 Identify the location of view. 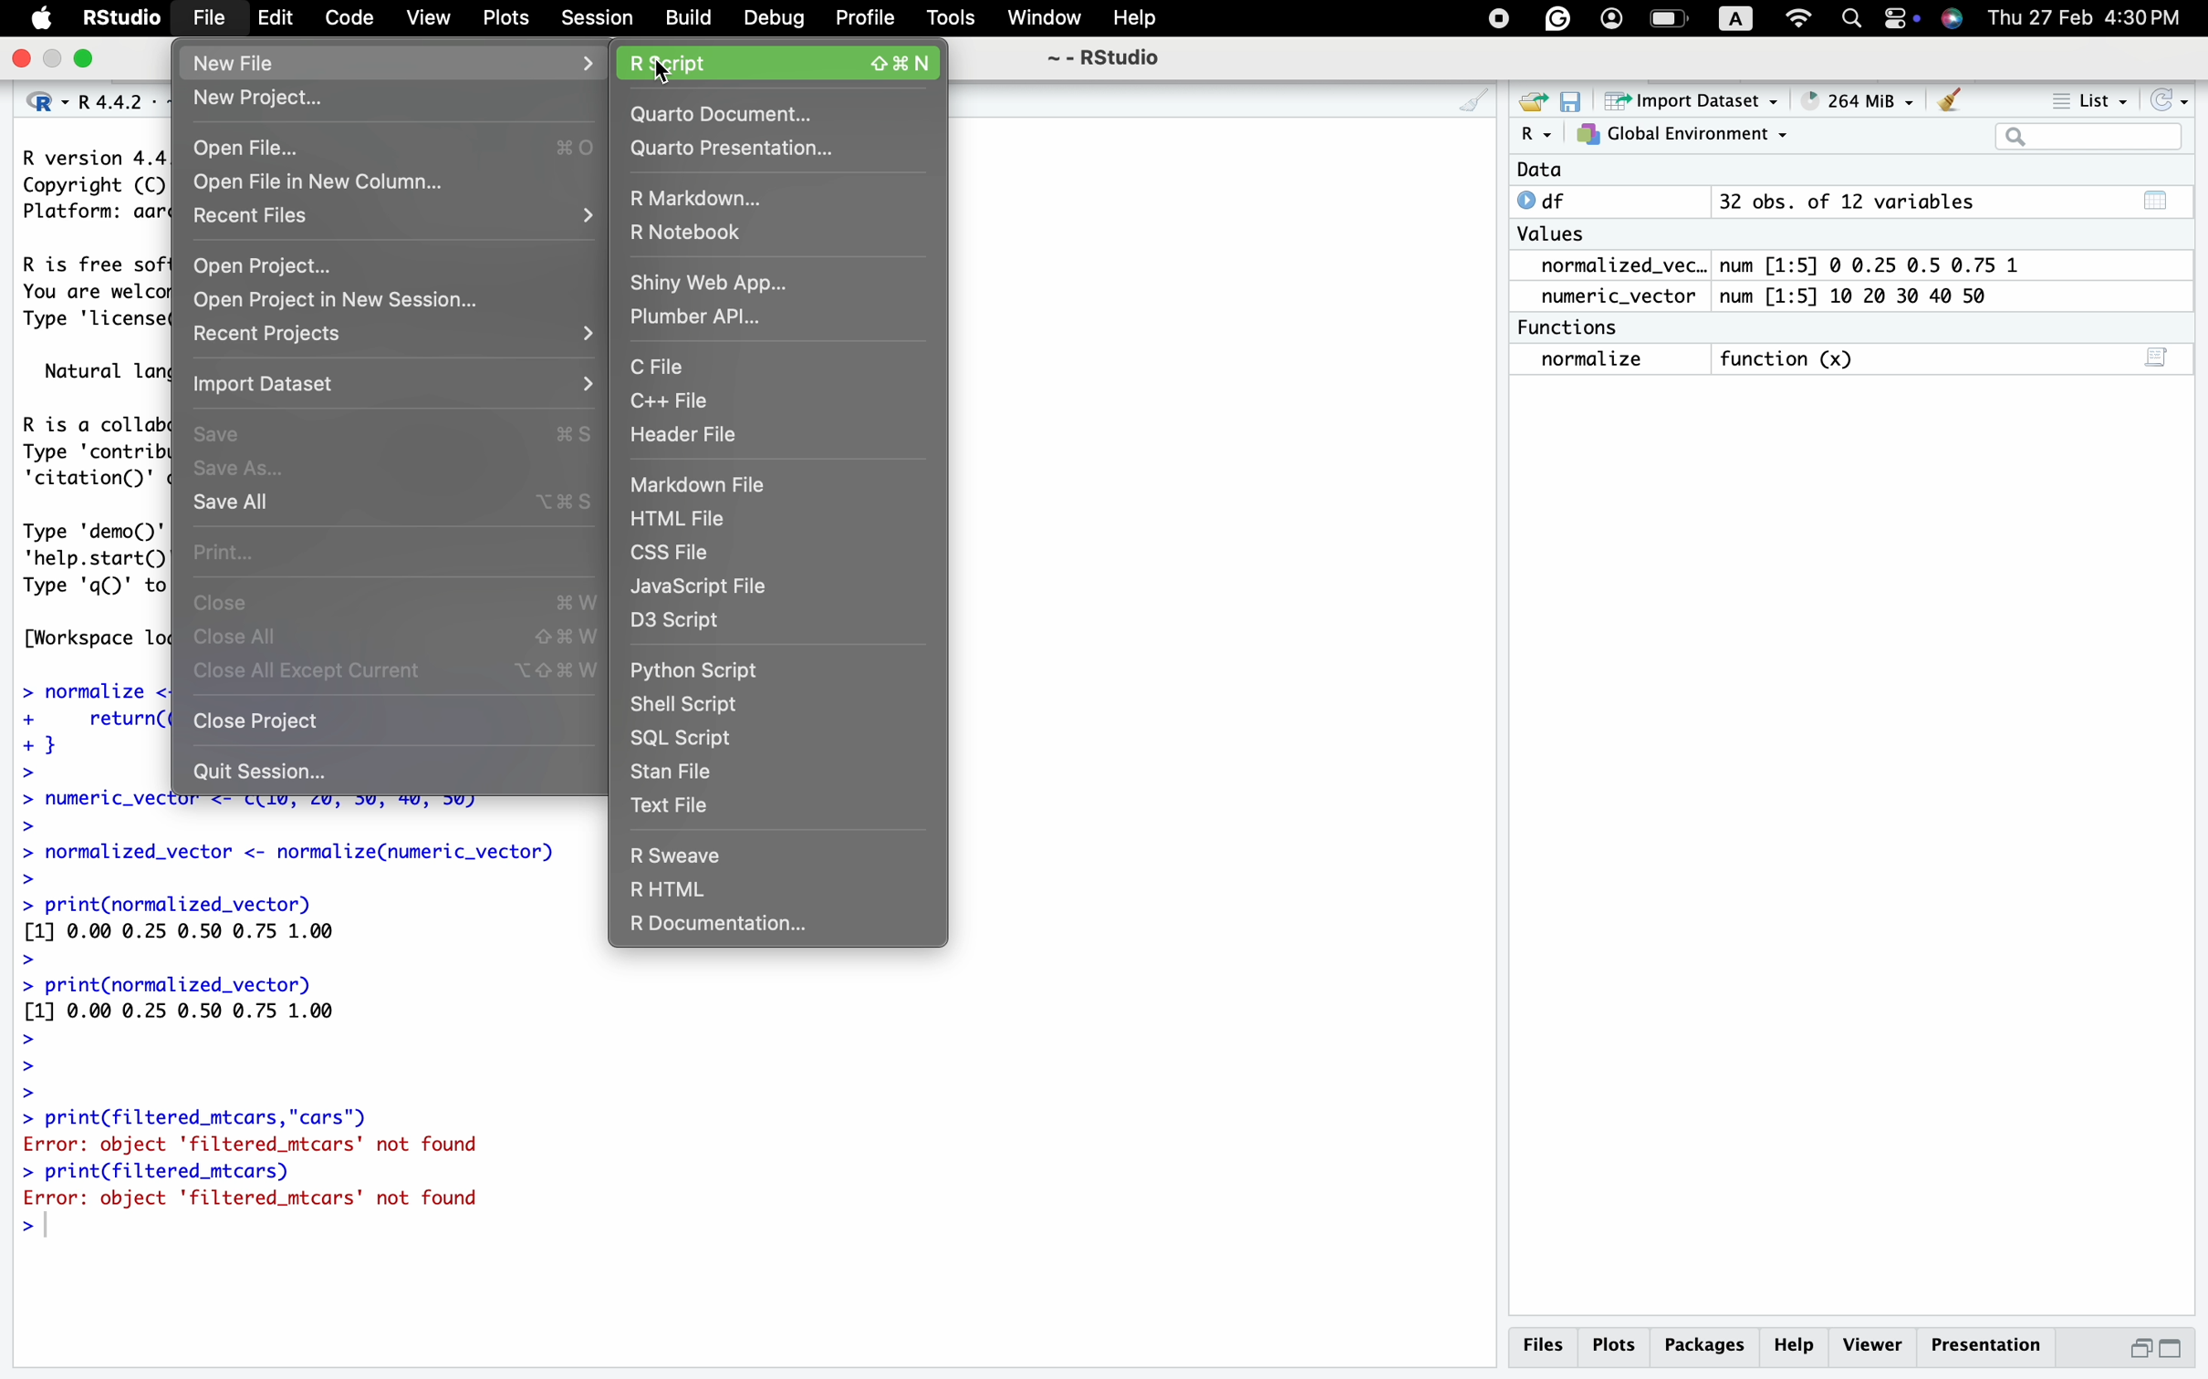
(427, 19).